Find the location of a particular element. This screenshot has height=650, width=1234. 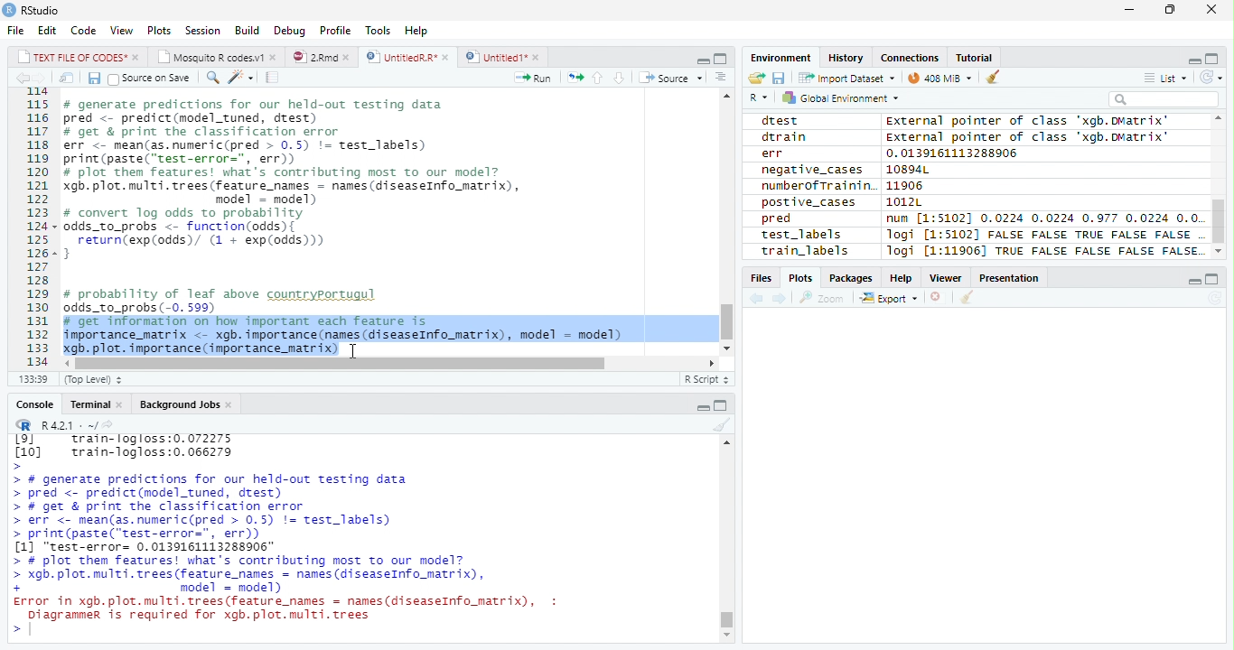

train_labels is located at coordinates (803, 252).